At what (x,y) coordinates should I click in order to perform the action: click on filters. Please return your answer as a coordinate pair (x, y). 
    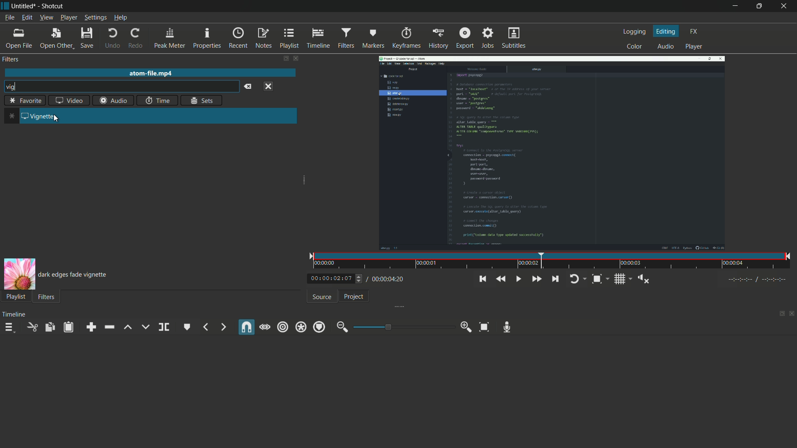
    Looking at the image, I should click on (346, 39).